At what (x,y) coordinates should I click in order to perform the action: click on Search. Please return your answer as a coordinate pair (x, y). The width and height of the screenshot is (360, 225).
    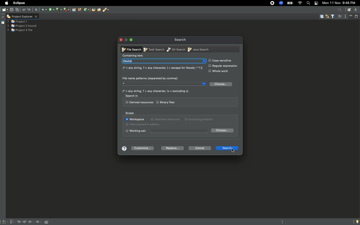
    Looking at the image, I should click on (226, 148).